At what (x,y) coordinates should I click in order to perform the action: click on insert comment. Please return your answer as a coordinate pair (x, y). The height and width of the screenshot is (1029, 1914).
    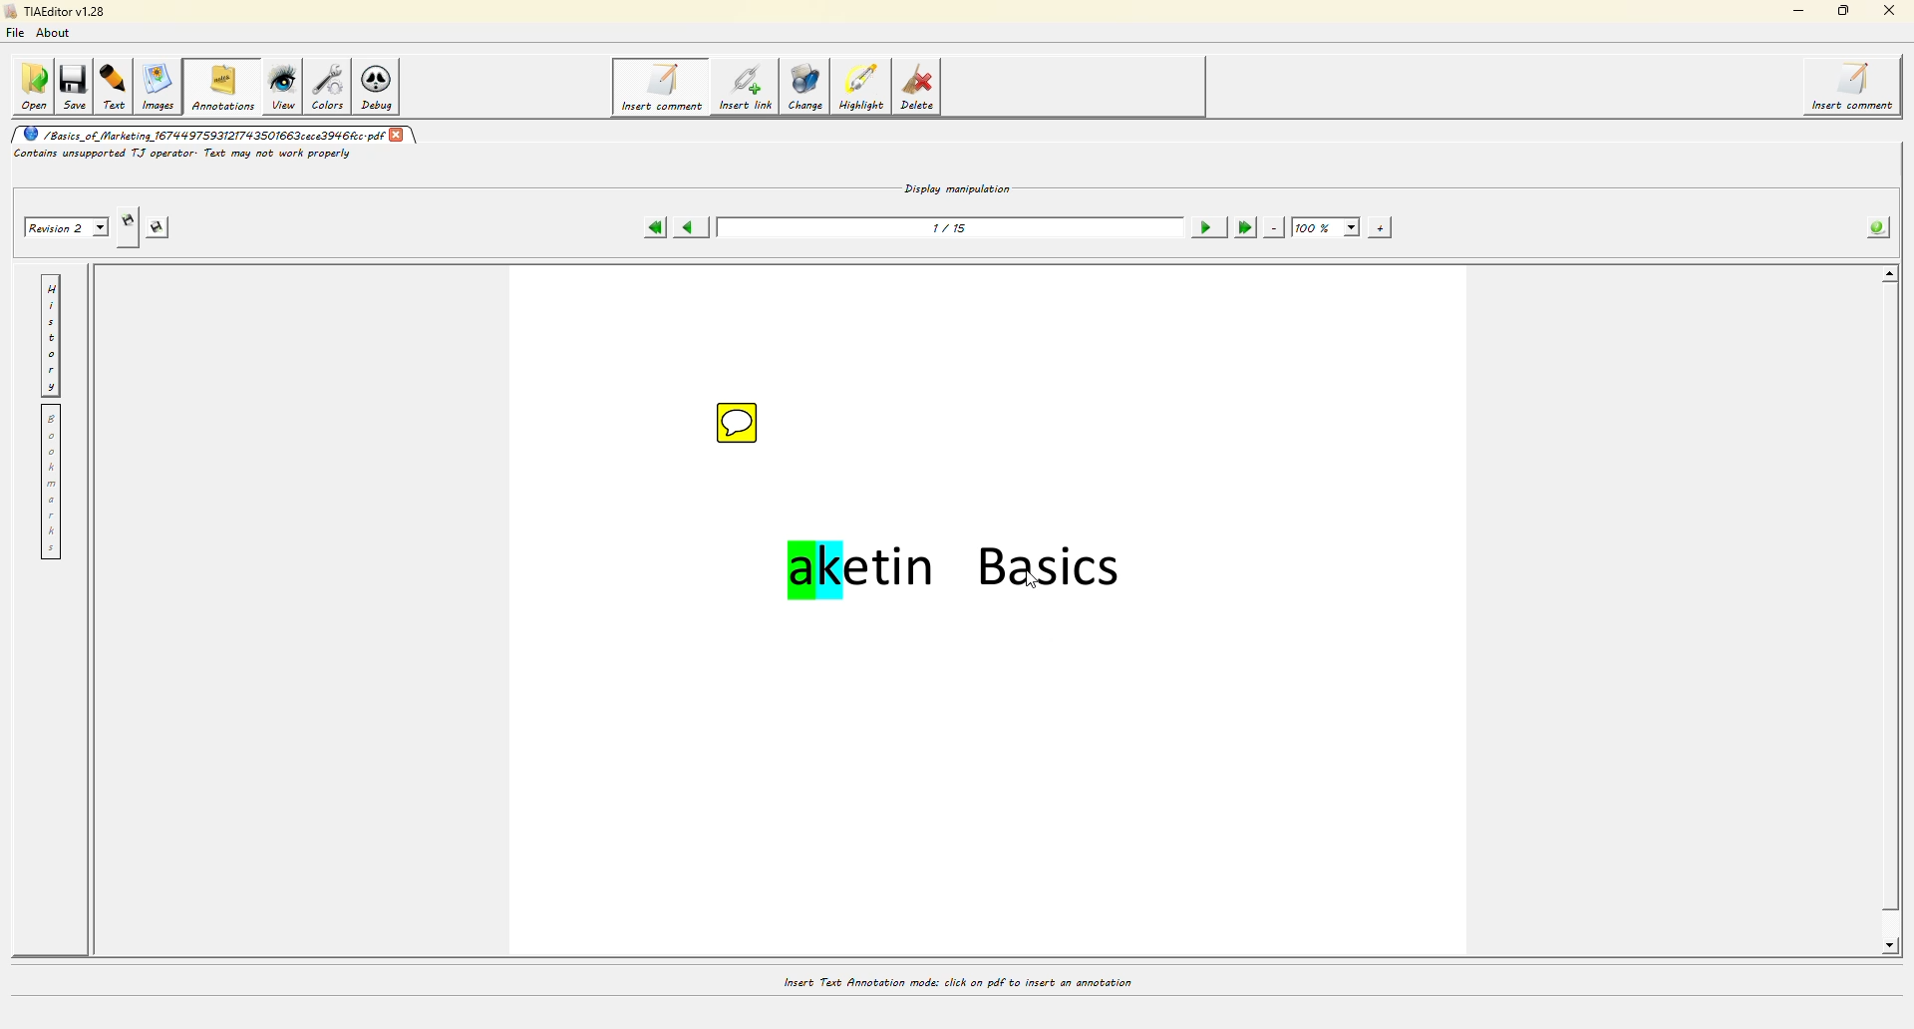
    Looking at the image, I should click on (659, 87).